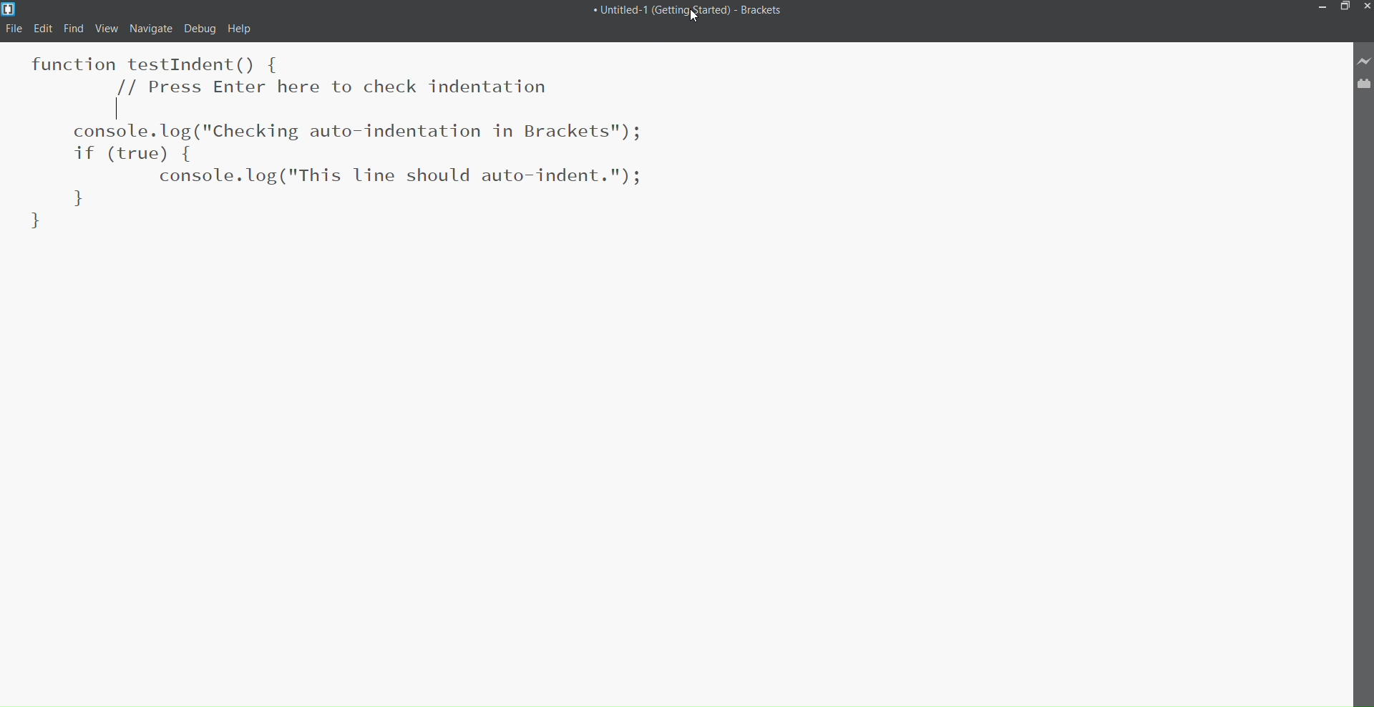  What do you see at coordinates (1344, 6) in the screenshot?
I see `Maximize` at bounding box center [1344, 6].